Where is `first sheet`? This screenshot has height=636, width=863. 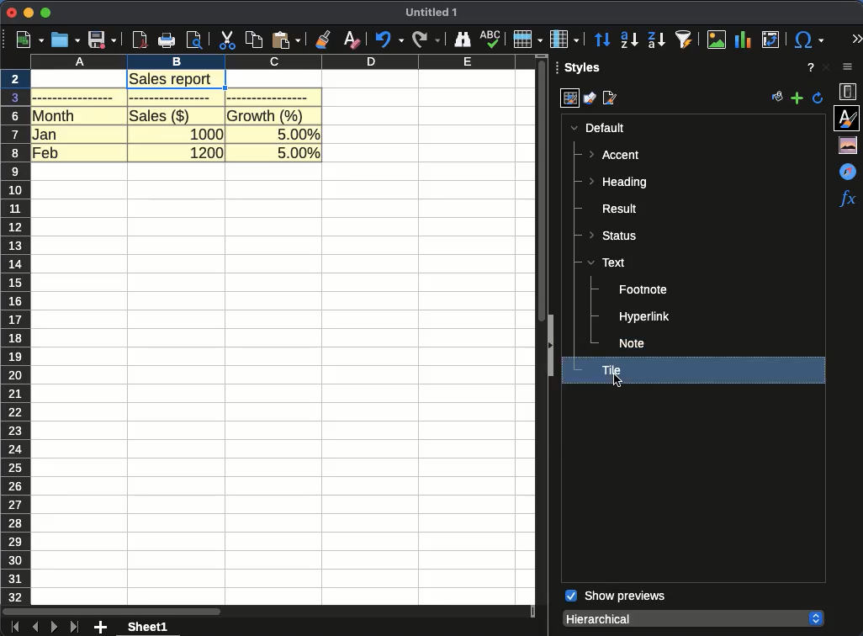 first sheet is located at coordinates (13, 628).